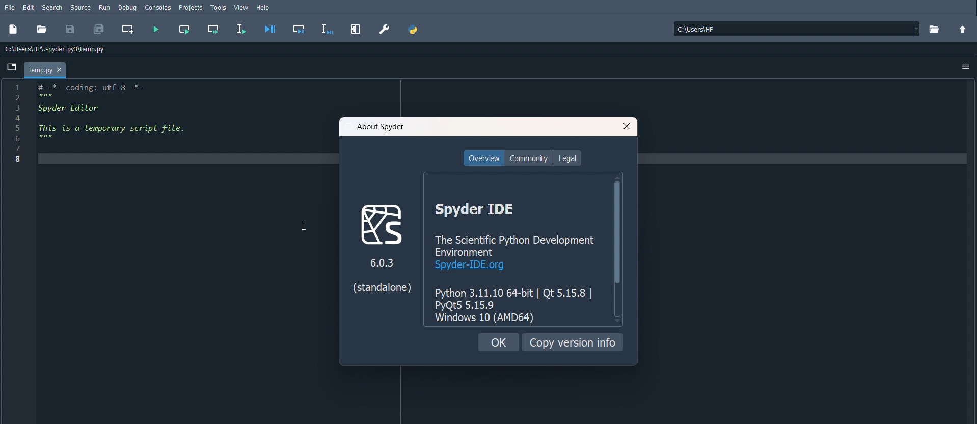 This screenshot has height=424, width=977. Describe the element at coordinates (379, 223) in the screenshot. I see `File Logo` at that location.